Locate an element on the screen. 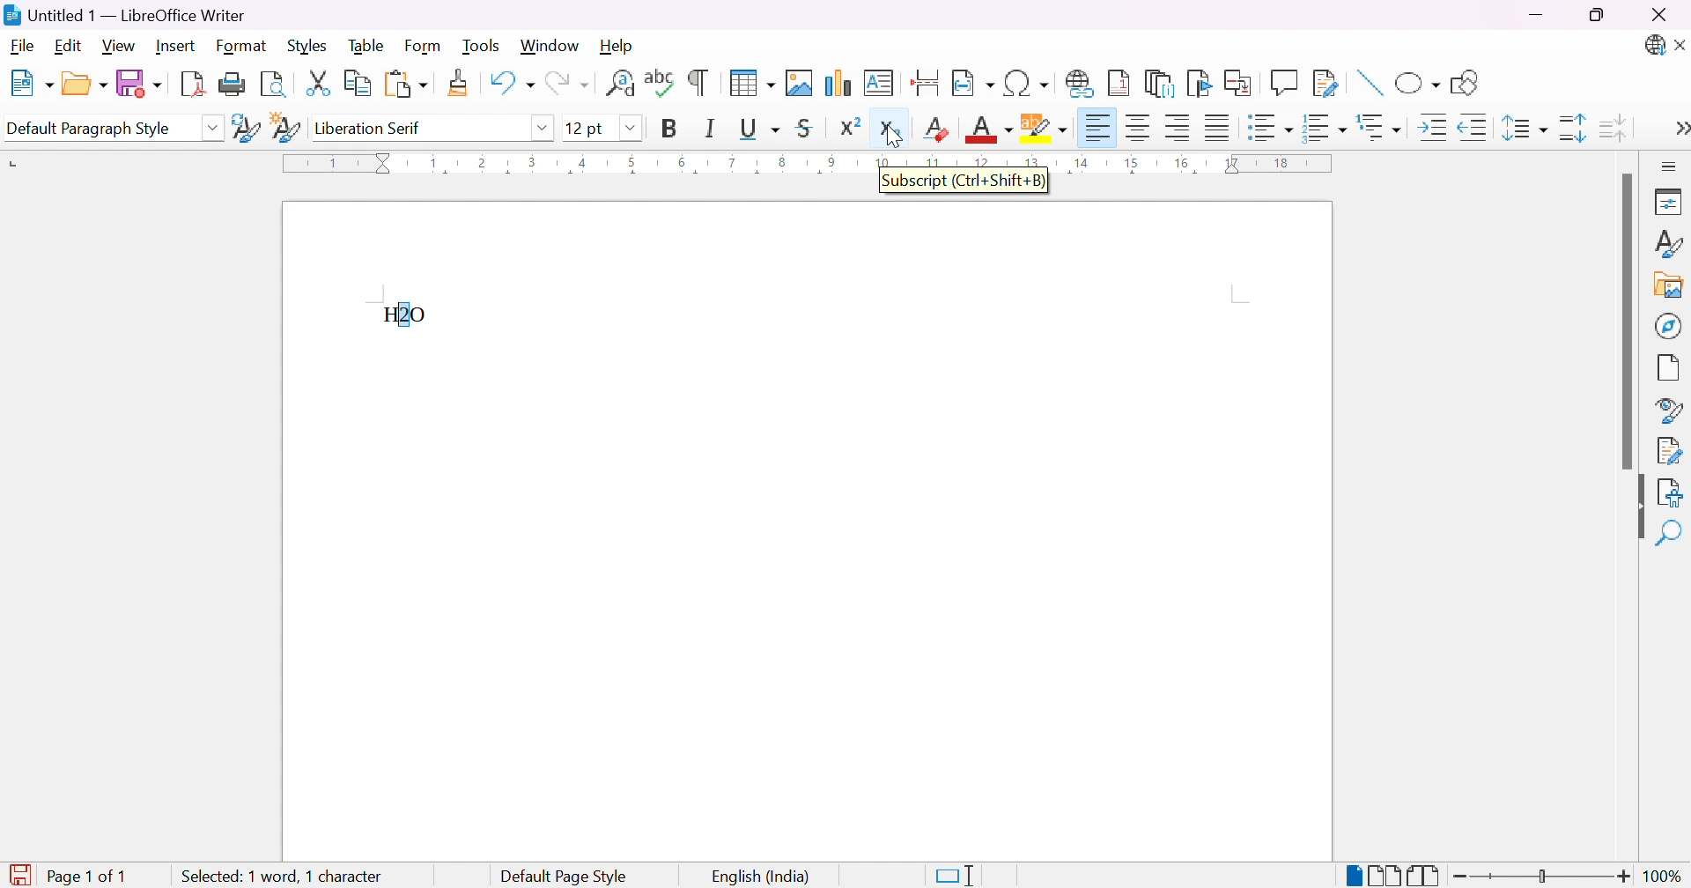 Image resolution: width=1691 pixels, height=888 pixels. Accessibility check is located at coordinates (1669, 492).